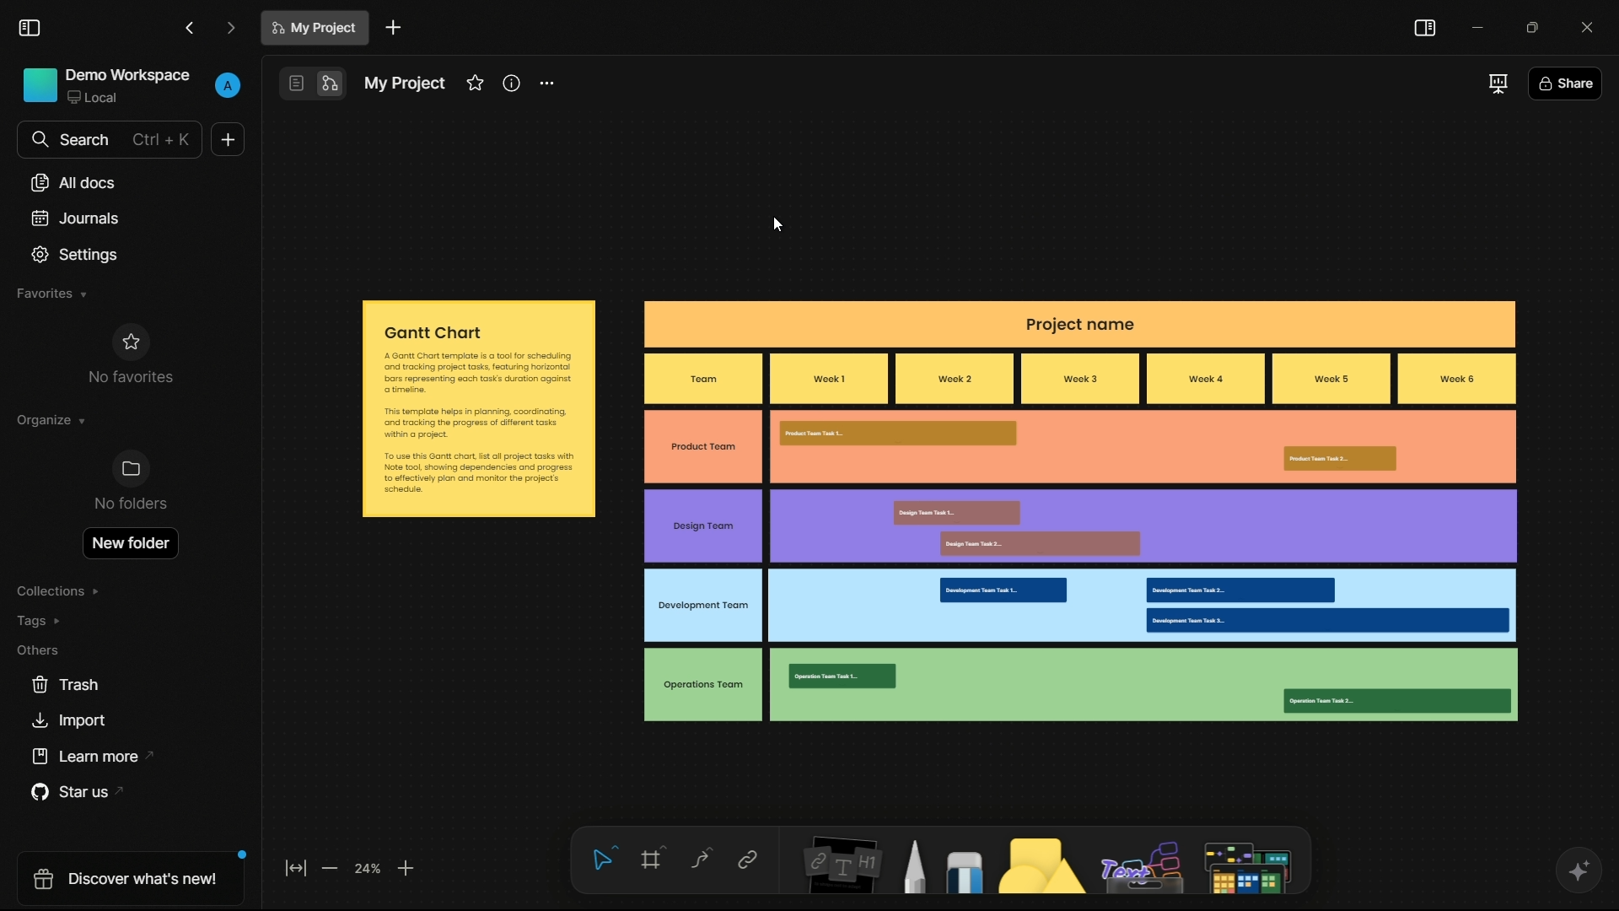 The height and width of the screenshot is (911, 1619). I want to click on toggle sidebar, so click(30, 28).